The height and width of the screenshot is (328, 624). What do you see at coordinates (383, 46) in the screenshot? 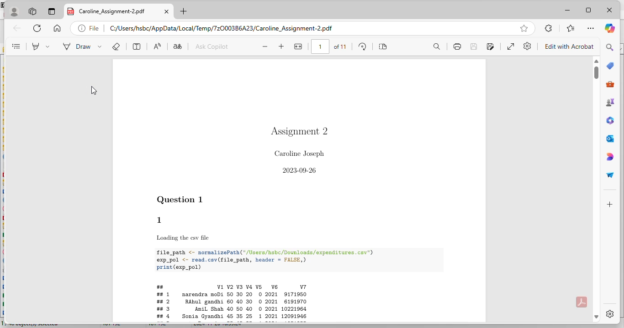
I see `page view` at bounding box center [383, 46].